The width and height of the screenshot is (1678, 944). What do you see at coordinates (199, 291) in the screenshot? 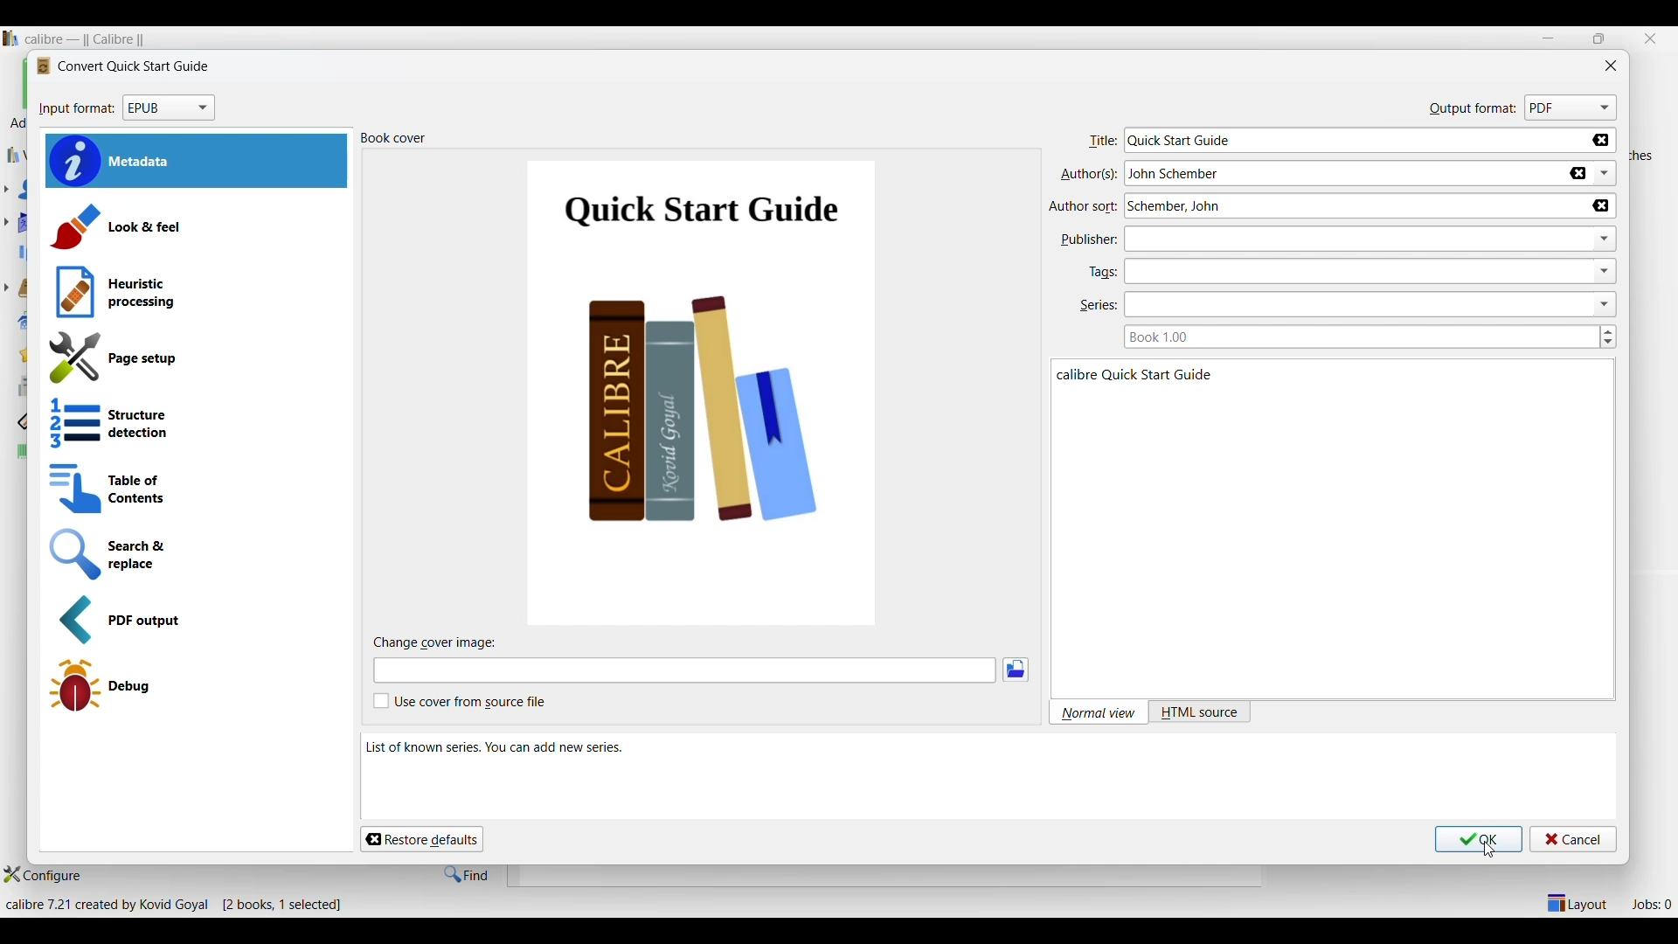
I see `Heuristic processing` at bounding box center [199, 291].